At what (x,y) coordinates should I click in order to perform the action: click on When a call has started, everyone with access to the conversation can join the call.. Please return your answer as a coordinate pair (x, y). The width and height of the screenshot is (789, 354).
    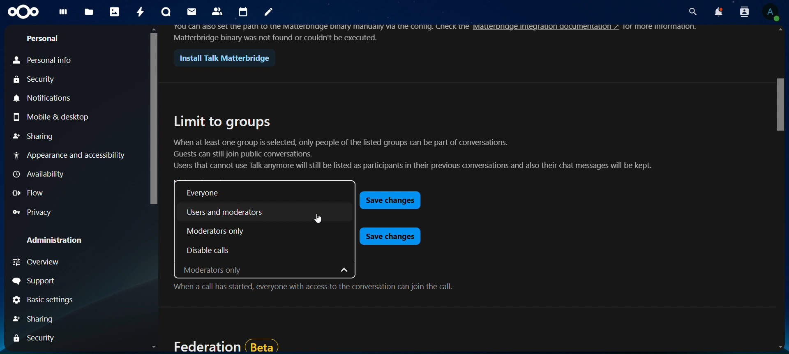
    Looking at the image, I should click on (313, 289).